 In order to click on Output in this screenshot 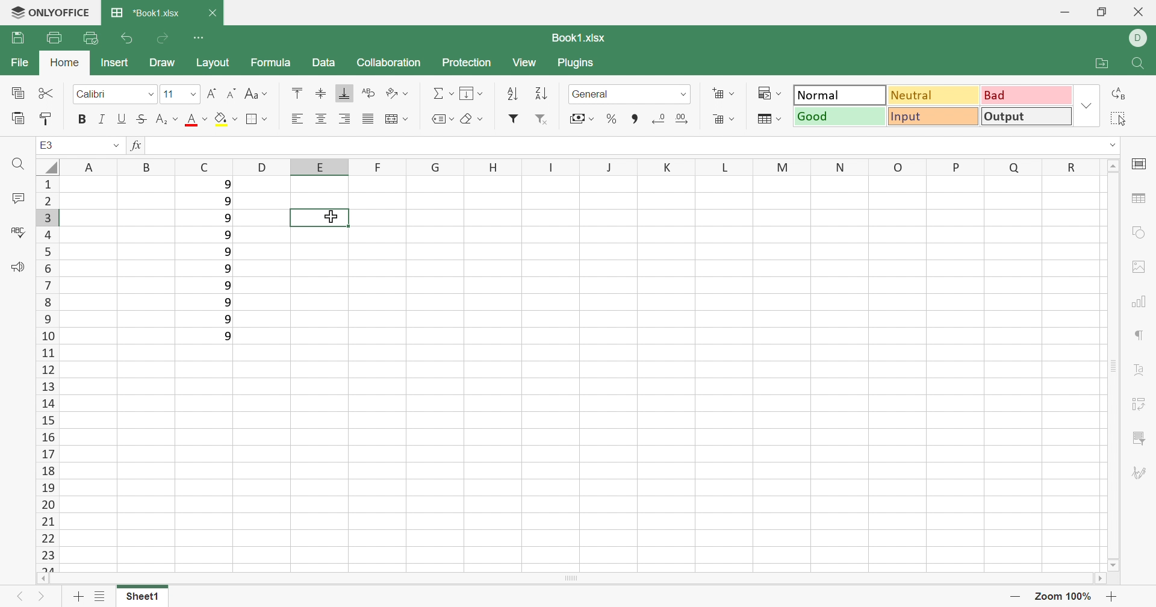, I will do `click(841, 95)`.